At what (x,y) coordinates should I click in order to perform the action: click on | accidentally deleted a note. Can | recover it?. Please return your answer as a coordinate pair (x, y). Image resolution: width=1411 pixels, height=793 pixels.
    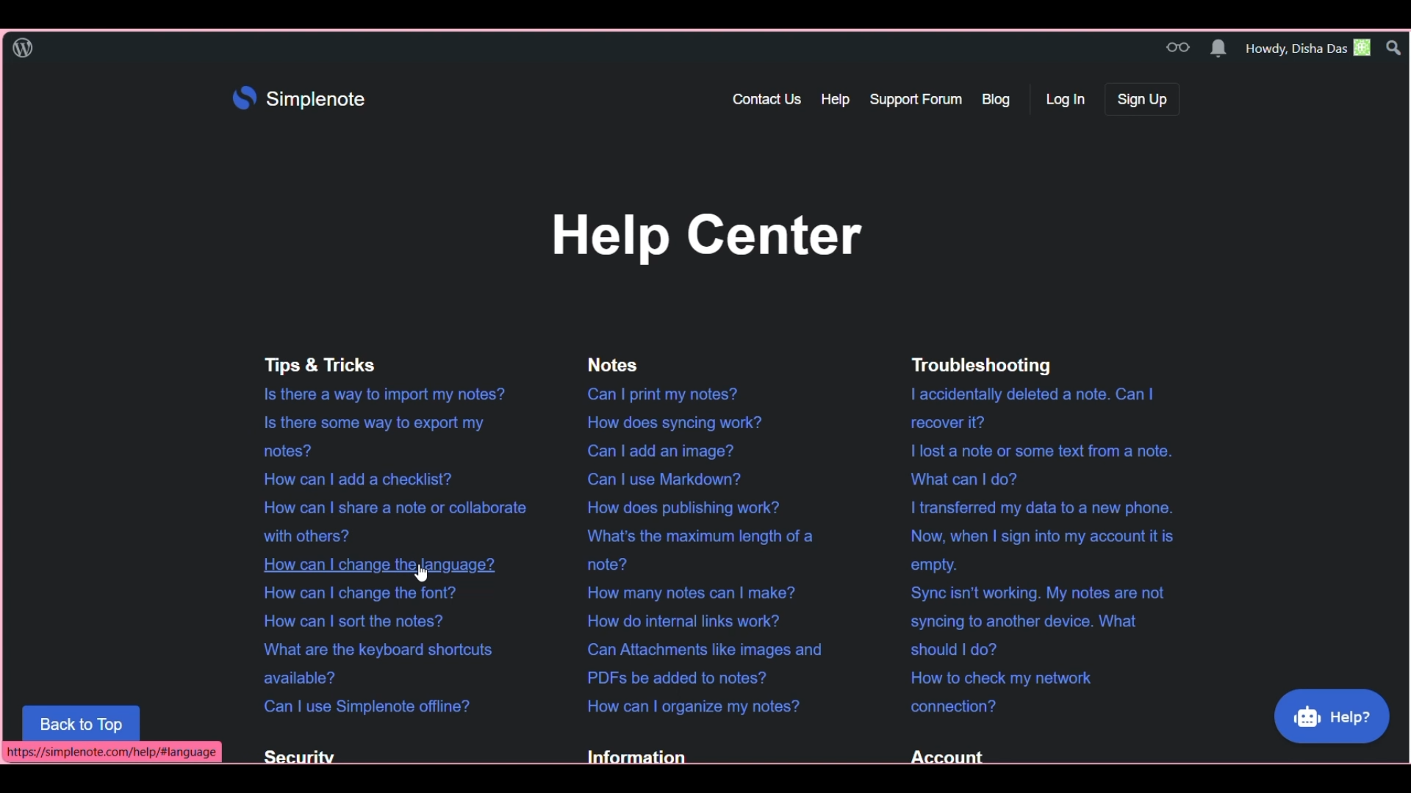
    Looking at the image, I should click on (1028, 406).